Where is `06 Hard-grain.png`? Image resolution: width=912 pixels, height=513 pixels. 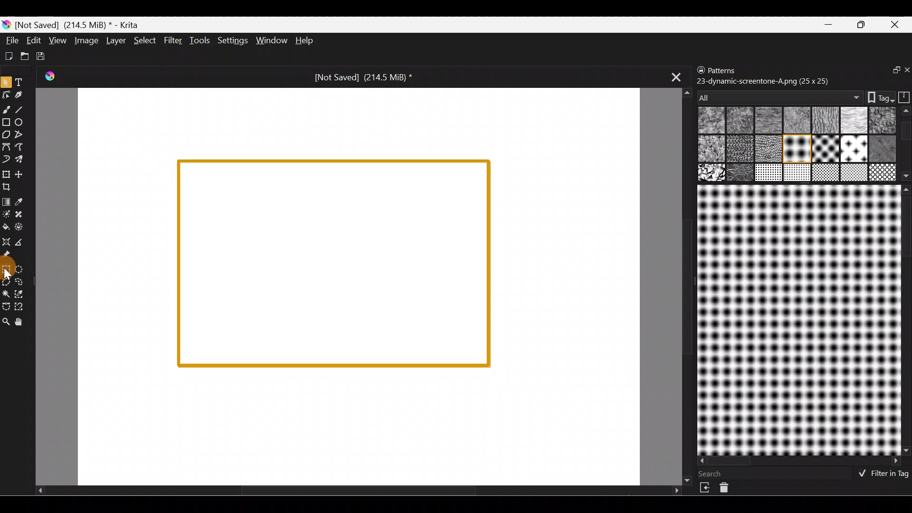
06 Hard-grain.png is located at coordinates (883, 120).